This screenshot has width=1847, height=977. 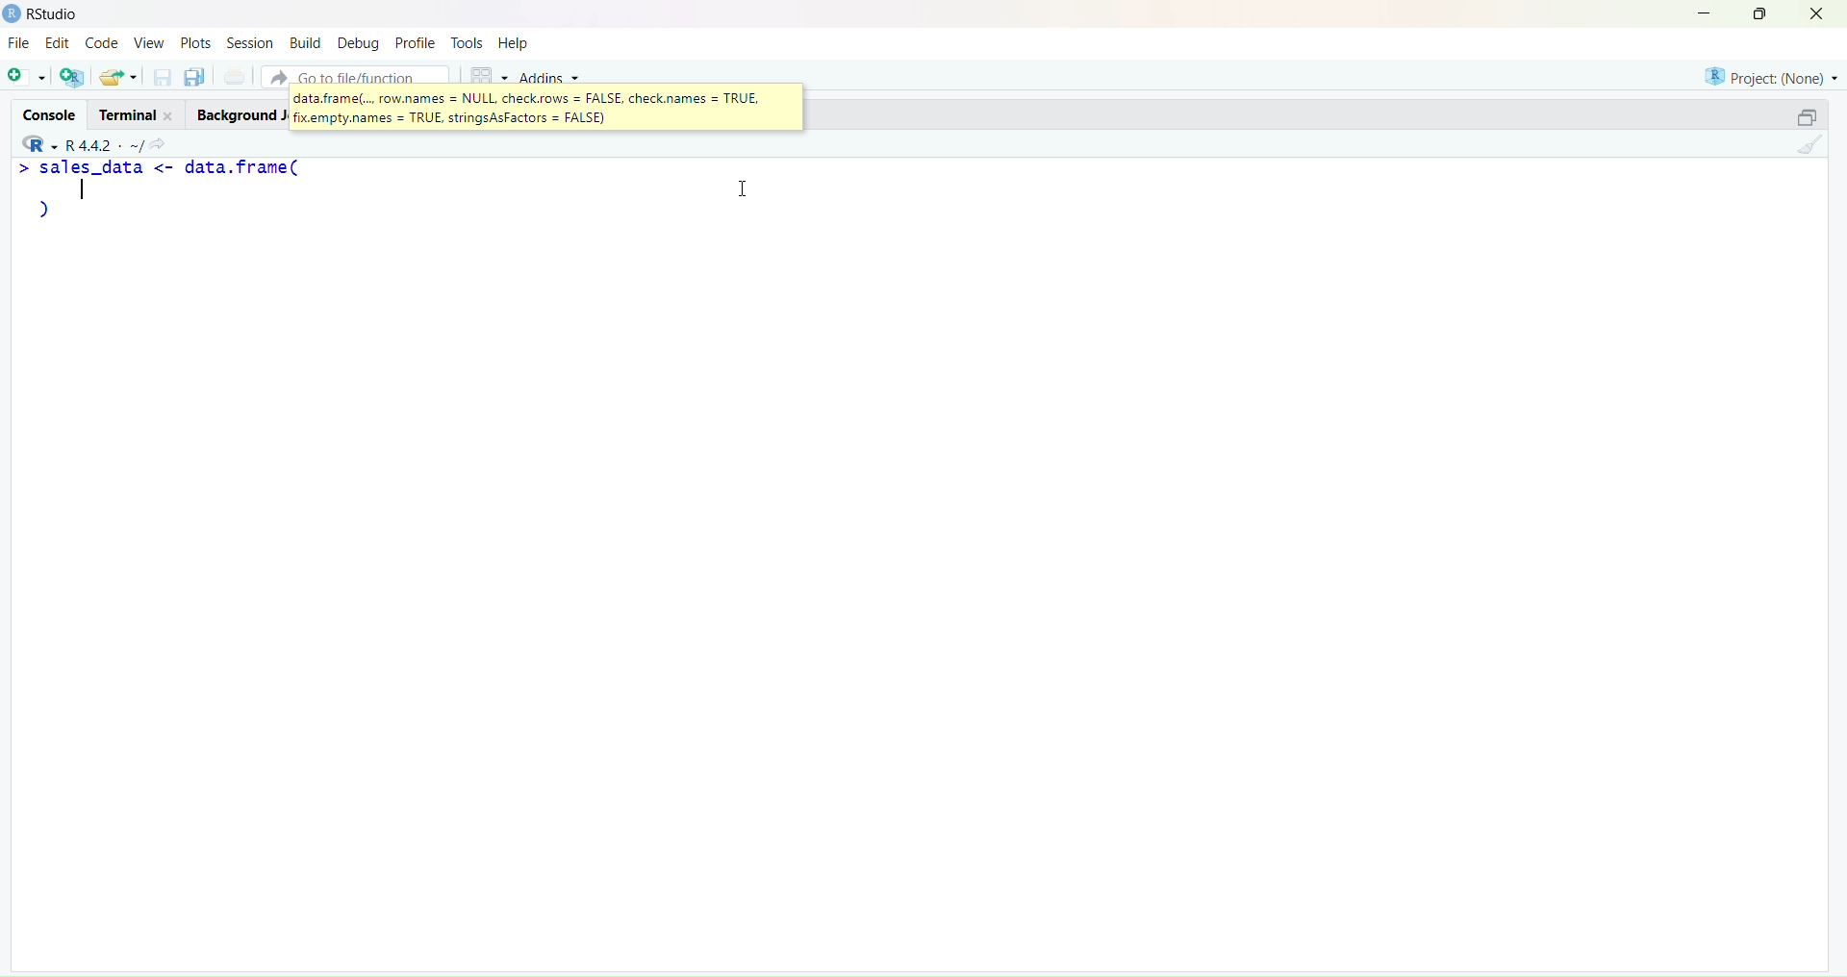 What do you see at coordinates (19, 44) in the screenshot?
I see `File` at bounding box center [19, 44].